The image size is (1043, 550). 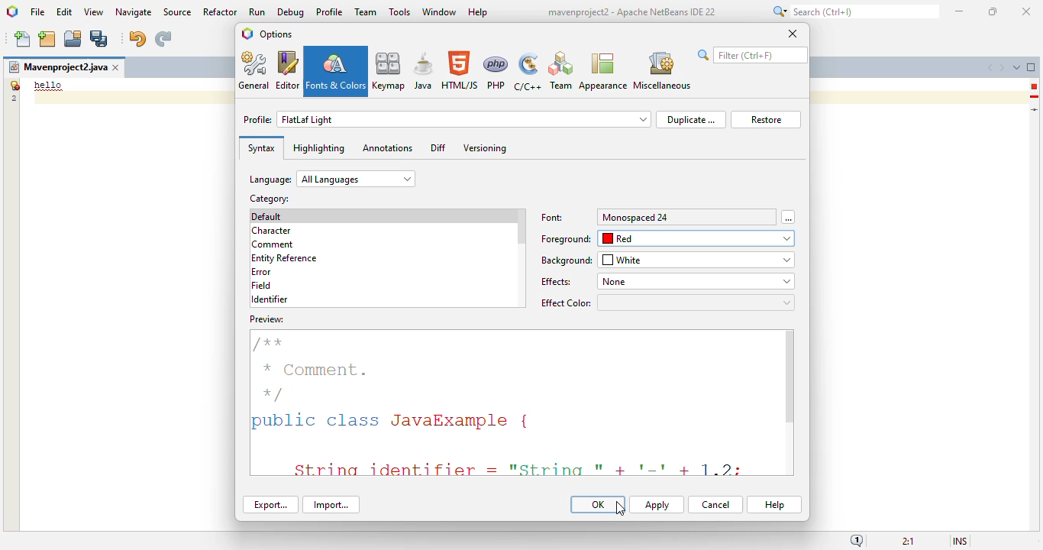 What do you see at coordinates (854, 11) in the screenshot?
I see `search` at bounding box center [854, 11].